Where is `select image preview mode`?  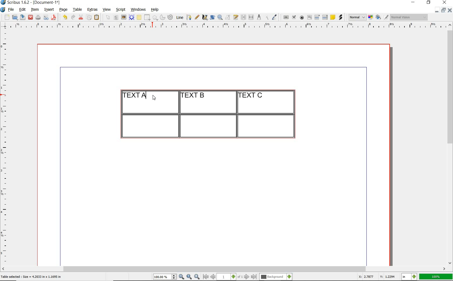 select image preview mode is located at coordinates (357, 17).